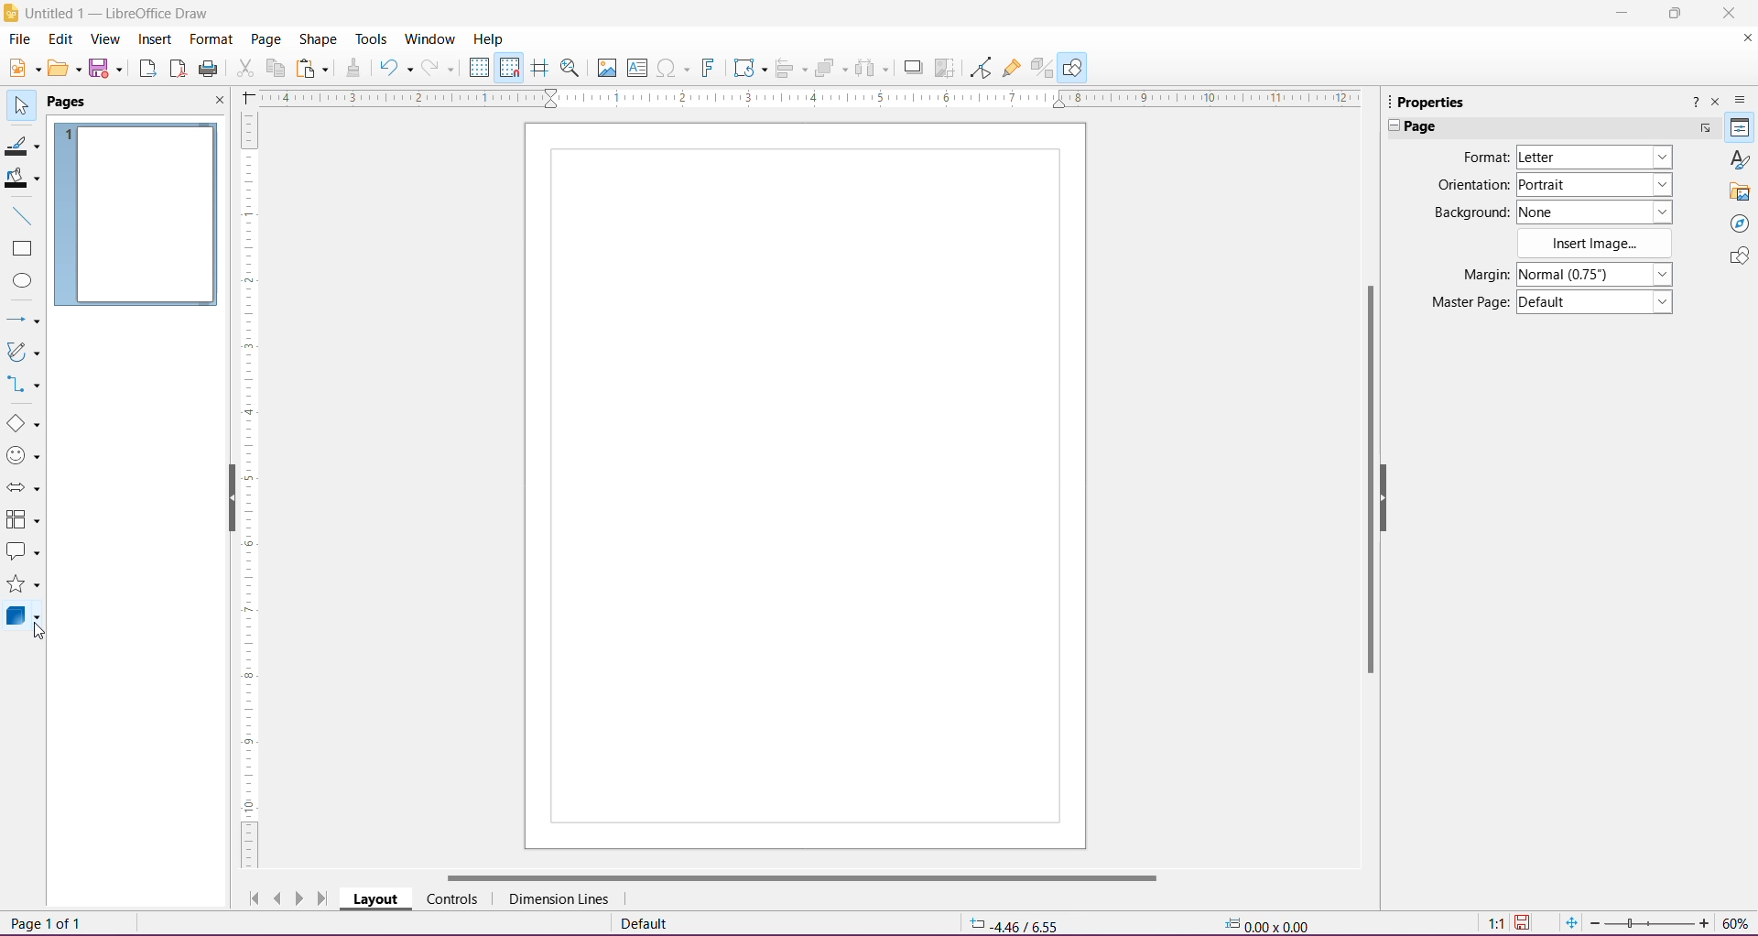 This screenshot has height=936, width=1758. What do you see at coordinates (1737, 923) in the screenshot?
I see `Zoom Factor` at bounding box center [1737, 923].